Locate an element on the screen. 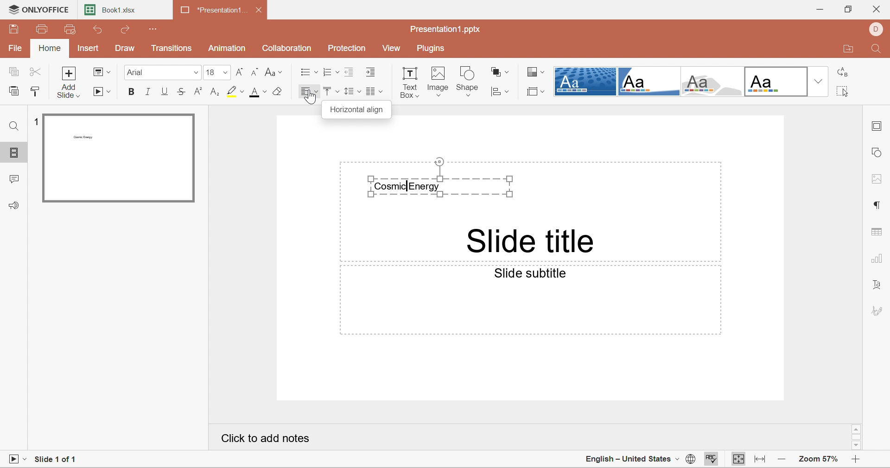 The height and width of the screenshot is (468, 890). Home is located at coordinates (51, 49).